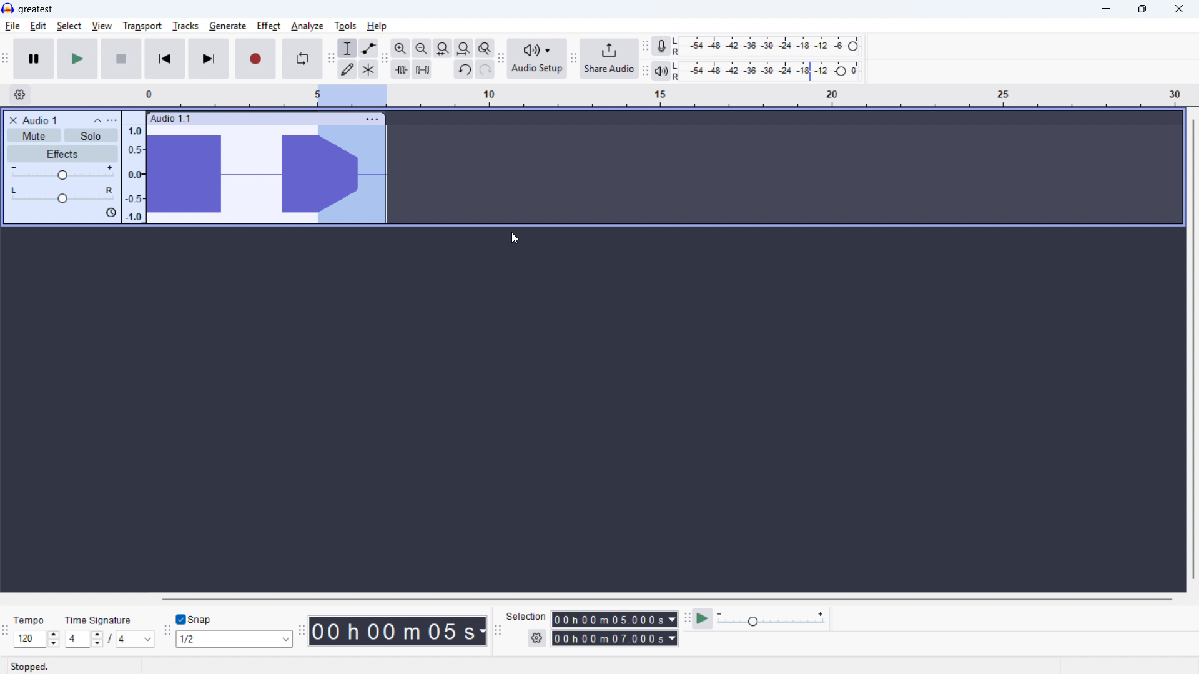 This screenshot has width=1199, height=674. What do you see at coordinates (62, 173) in the screenshot?
I see `Gain ` at bounding box center [62, 173].